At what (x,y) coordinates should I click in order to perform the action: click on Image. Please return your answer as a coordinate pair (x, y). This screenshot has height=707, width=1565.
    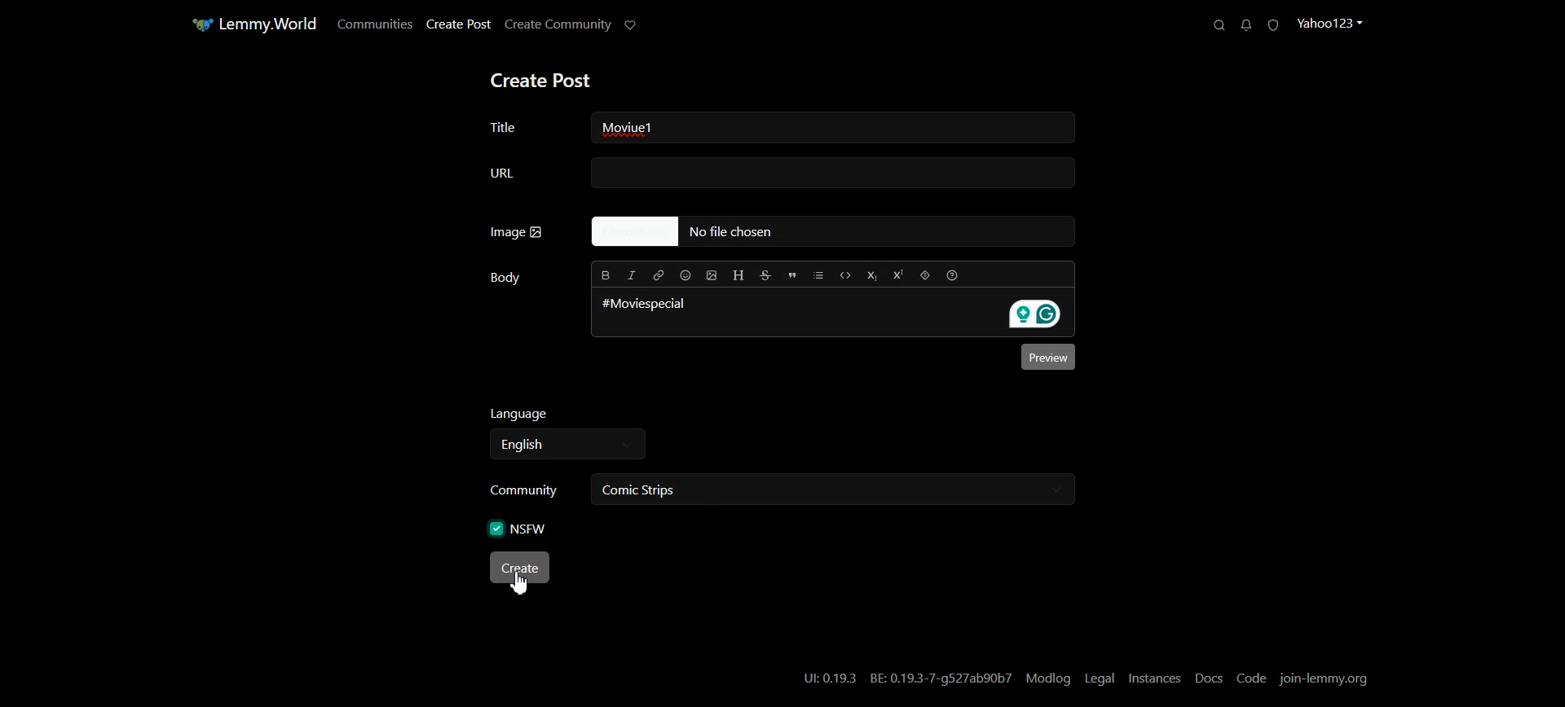
    Looking at the image, I should click on (517, 232).